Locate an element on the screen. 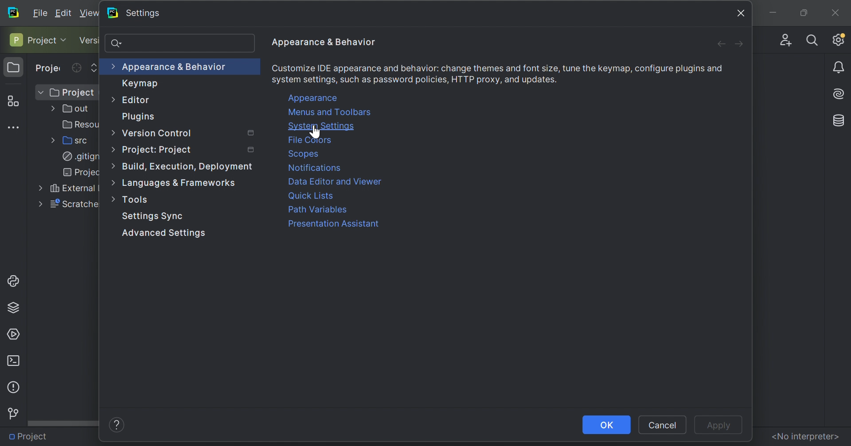 This screenshot has height=446, width=851. PyCharm is located at coordinates (14, 12).